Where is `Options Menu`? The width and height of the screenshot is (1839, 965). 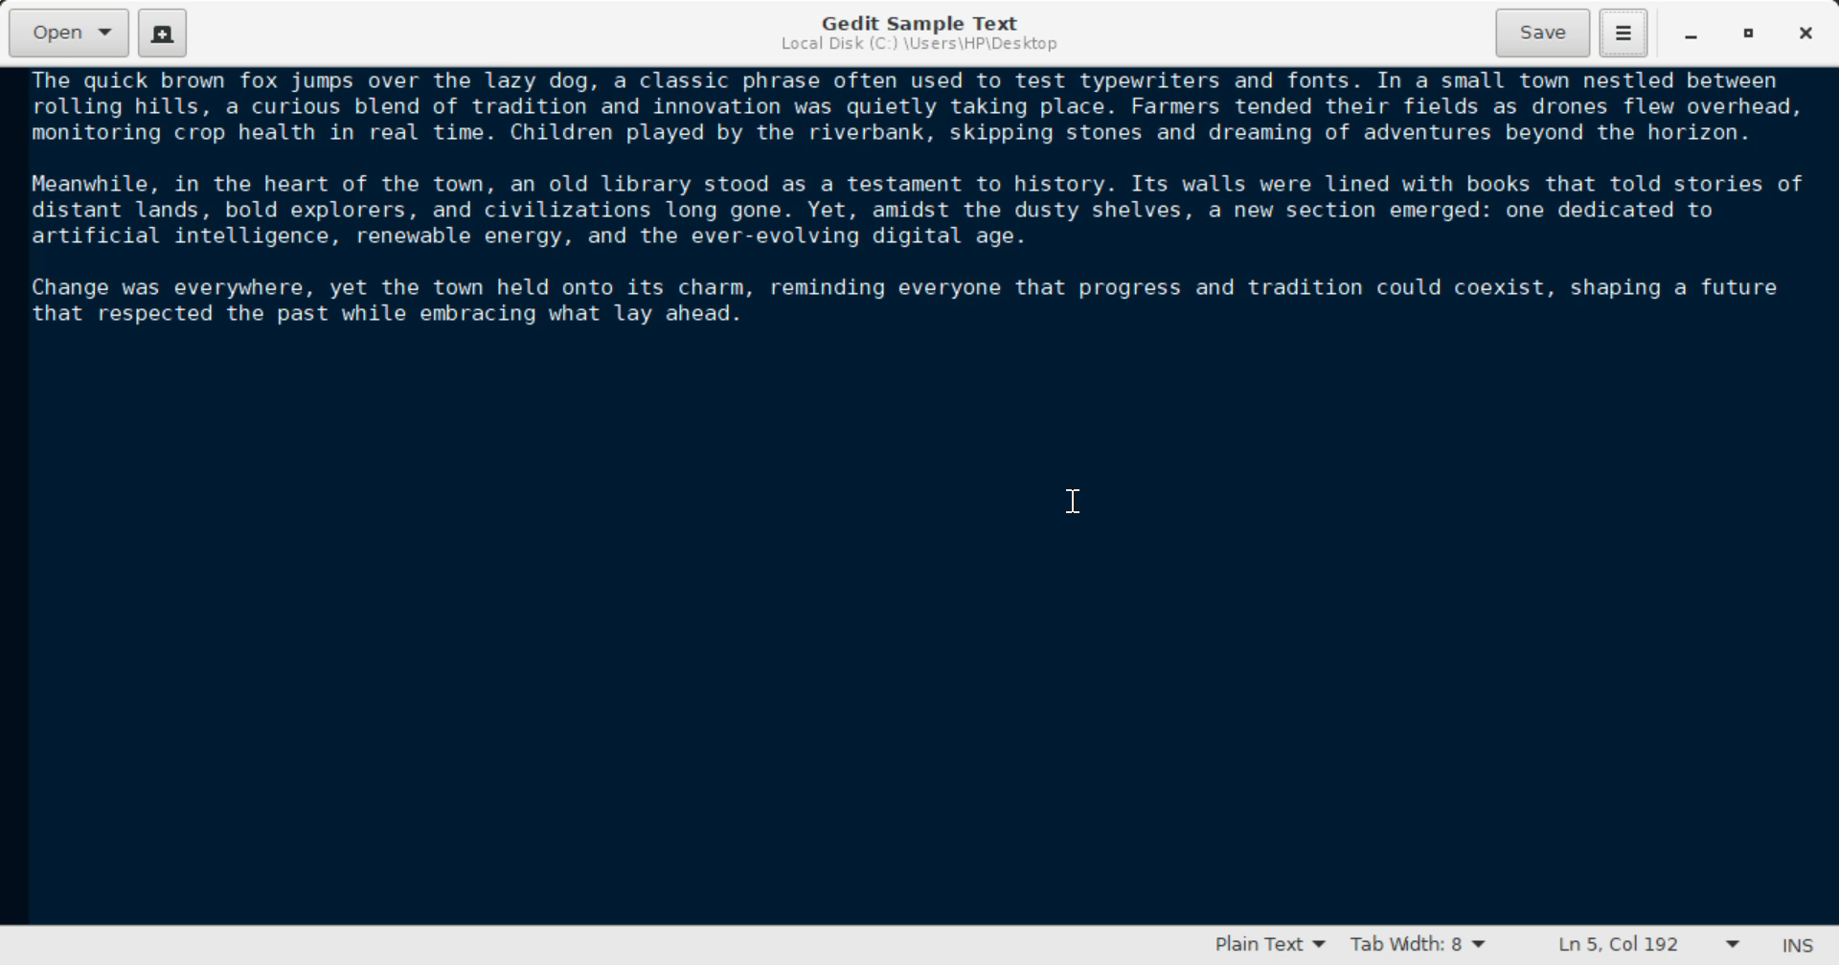 Options Menu is located at coordinates (1622, 32).